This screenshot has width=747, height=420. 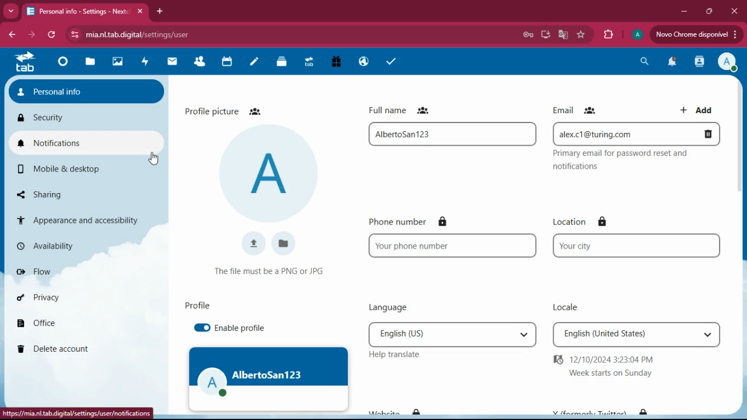 I want to click on images, so click(x=117, y=62).